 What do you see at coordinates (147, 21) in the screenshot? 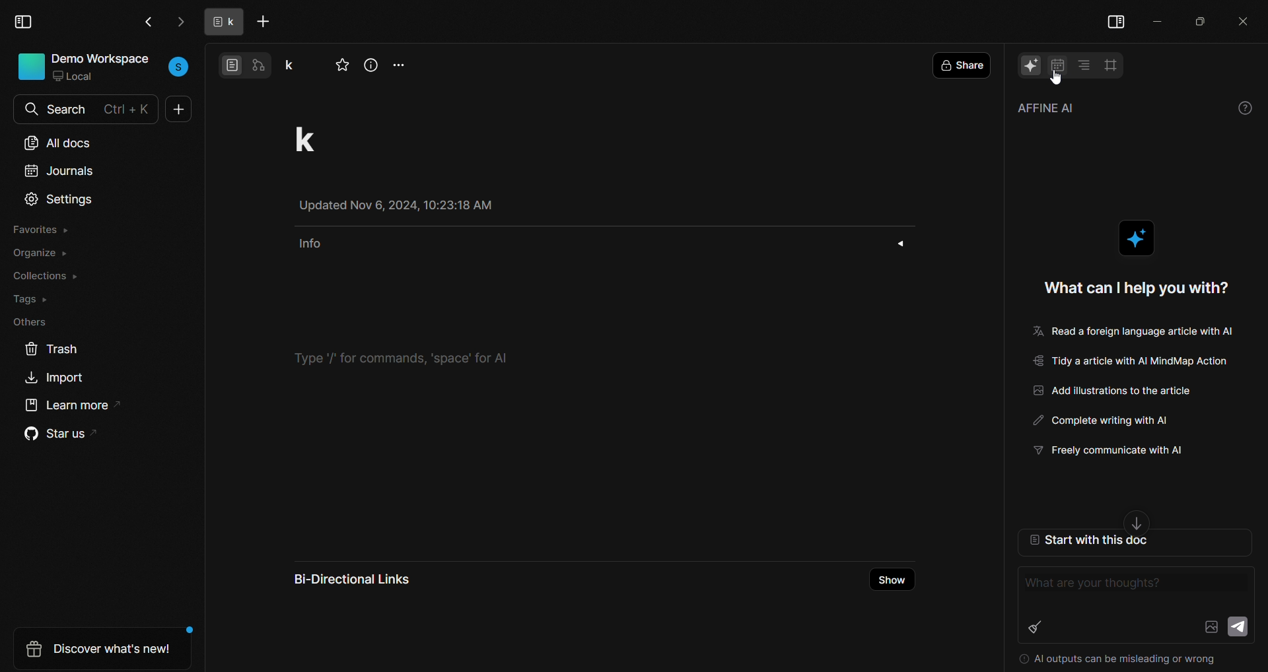
I see `go back` at bounding box center [147, 21].